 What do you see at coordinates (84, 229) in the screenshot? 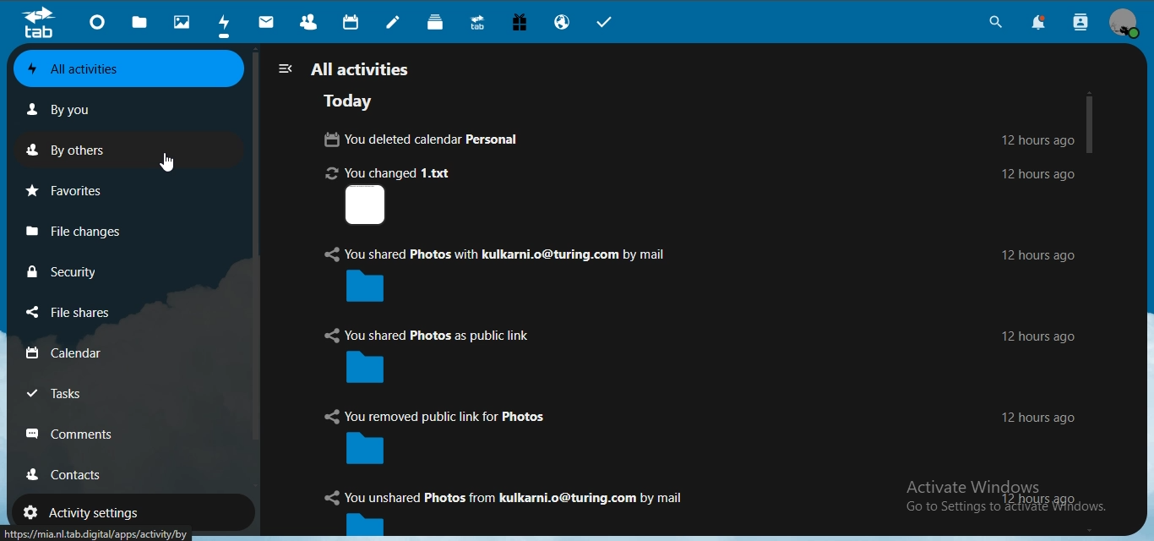
I see `file changes` at bounding box center [84, 229].